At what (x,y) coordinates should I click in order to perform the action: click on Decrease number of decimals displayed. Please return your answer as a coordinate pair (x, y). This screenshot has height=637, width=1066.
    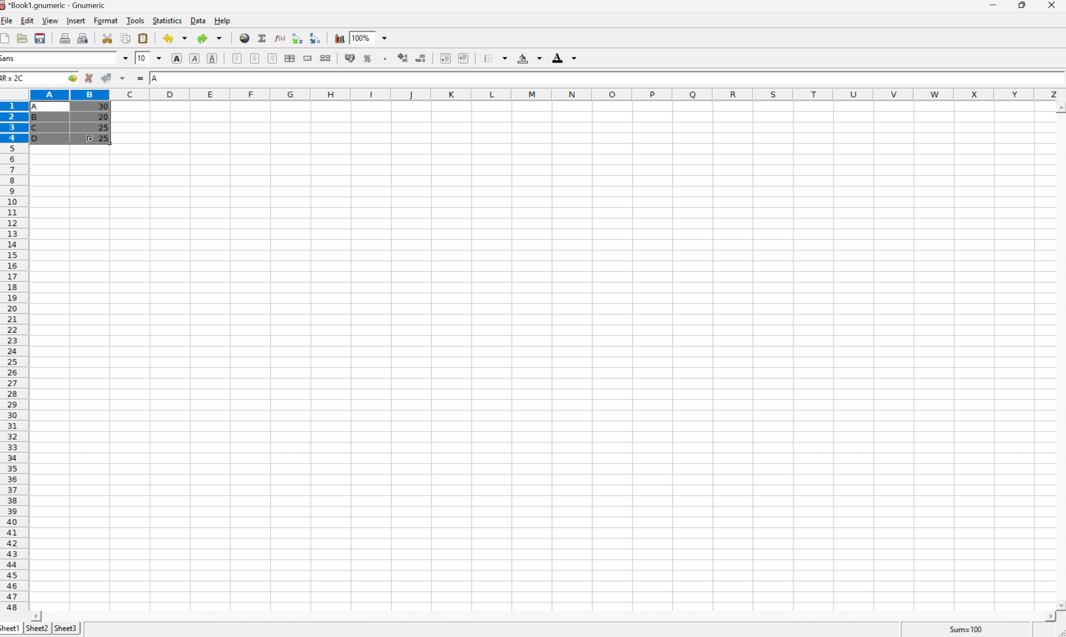
    Looking at the image, I should click on (422, 59).